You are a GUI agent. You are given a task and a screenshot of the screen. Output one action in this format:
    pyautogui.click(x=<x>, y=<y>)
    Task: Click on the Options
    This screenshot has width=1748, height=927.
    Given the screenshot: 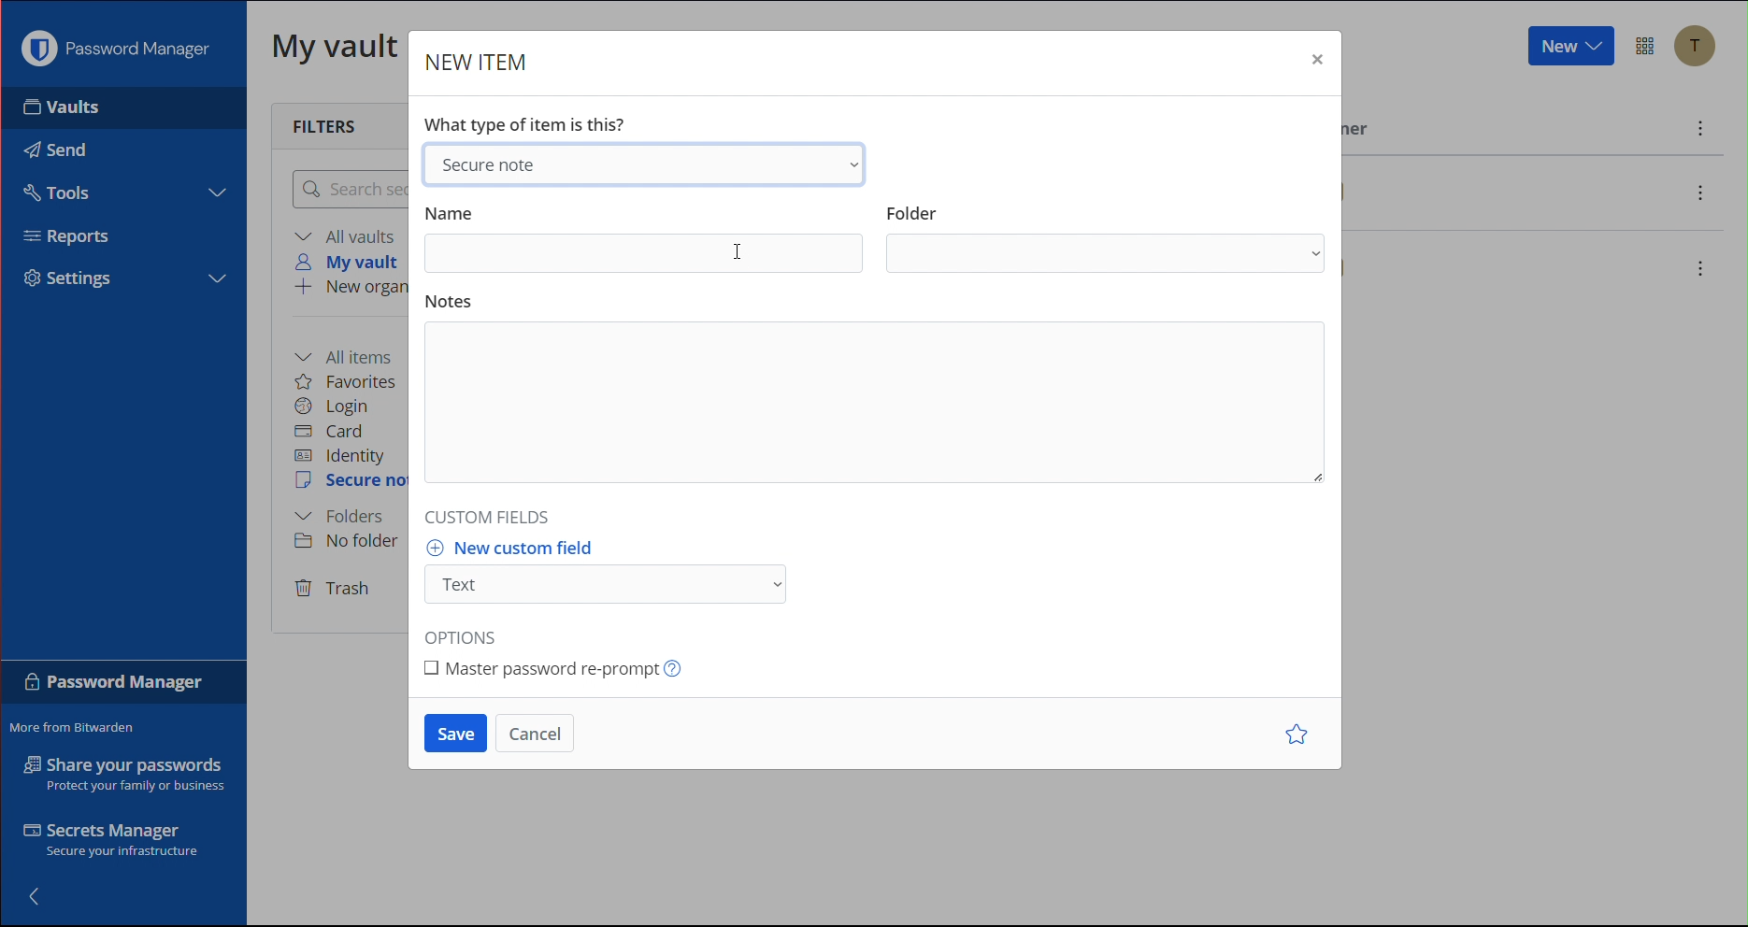 What is the action you would take?
    pyautogui.click(x=1647, y=45)
    